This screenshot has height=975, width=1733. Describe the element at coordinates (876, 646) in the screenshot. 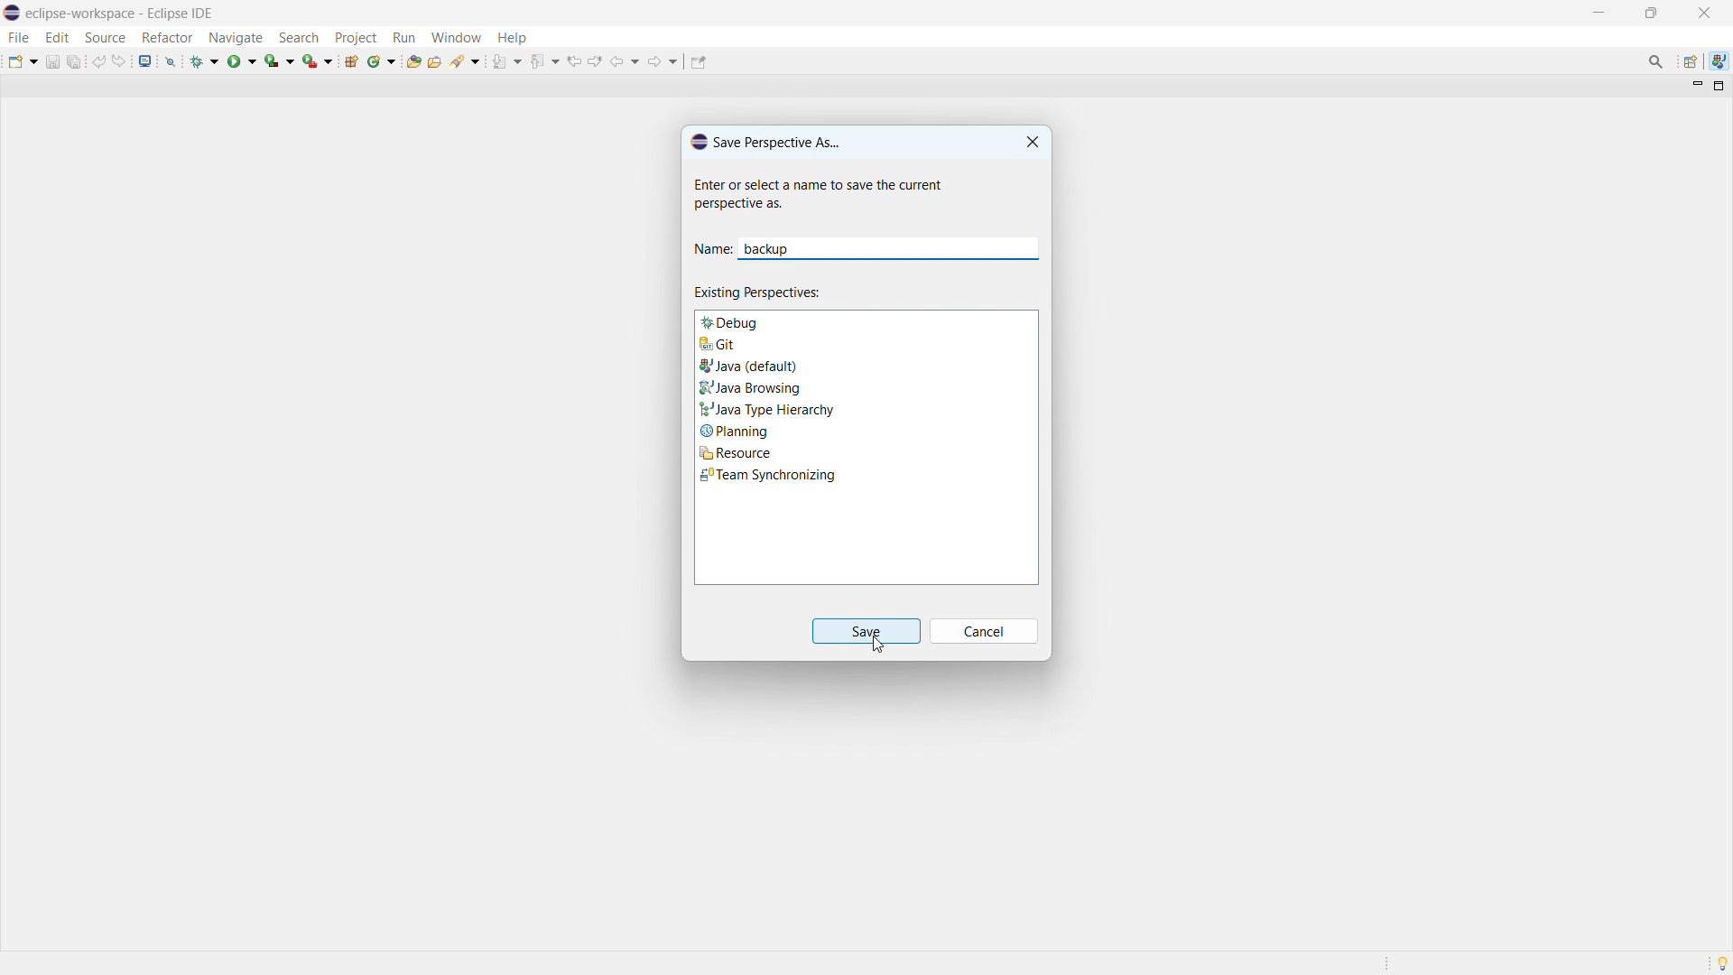

I see `cursor` at that location.